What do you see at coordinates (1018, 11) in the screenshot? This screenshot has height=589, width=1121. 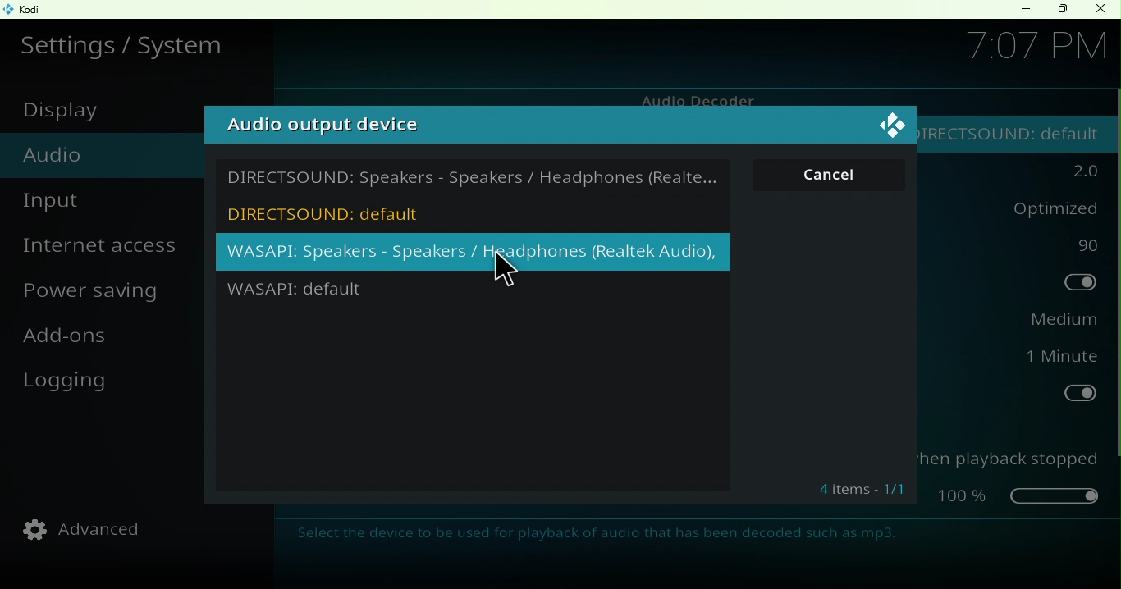 I see `Minimize` at bounding box center [1018, 11].